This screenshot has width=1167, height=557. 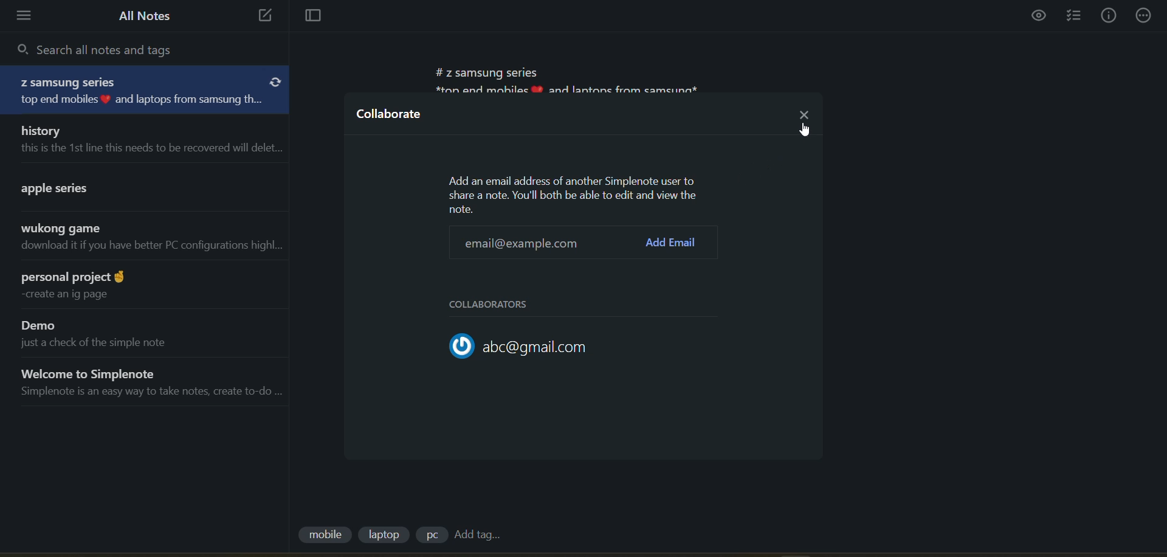 I want to click on collaborators, so click(x=498, y=305).